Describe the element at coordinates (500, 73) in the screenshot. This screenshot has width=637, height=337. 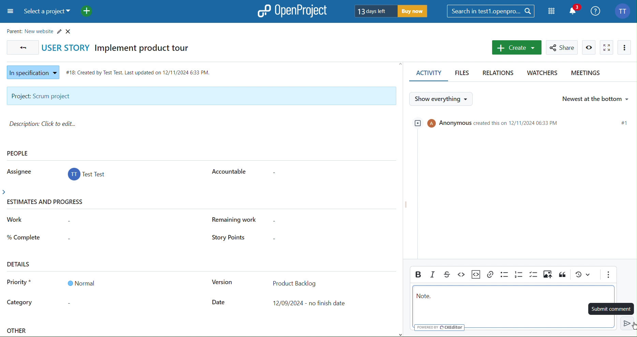
I see `Relations` at that location.